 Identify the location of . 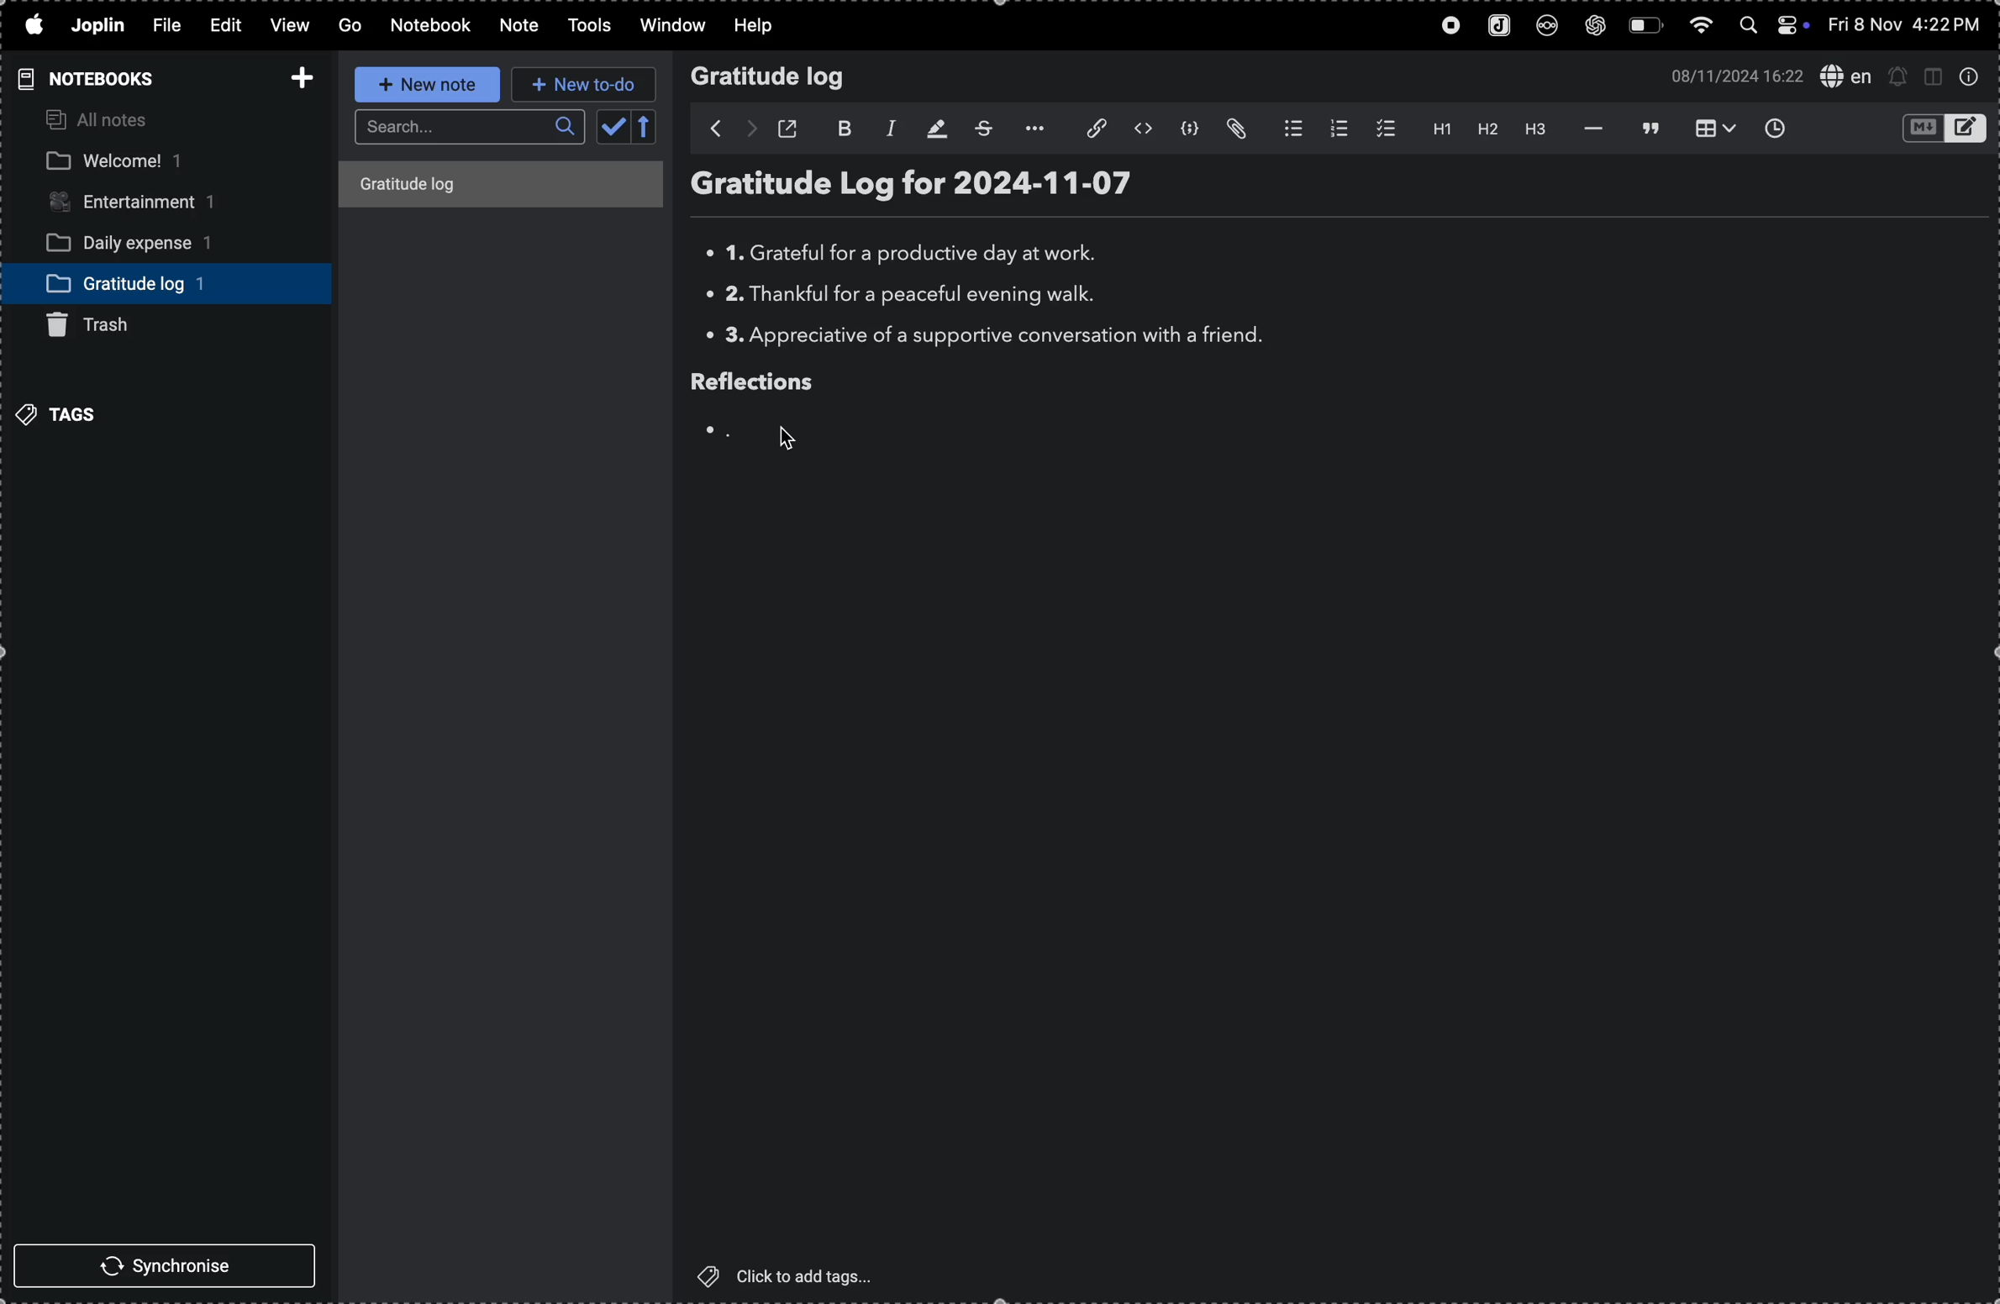
(1947, 127).